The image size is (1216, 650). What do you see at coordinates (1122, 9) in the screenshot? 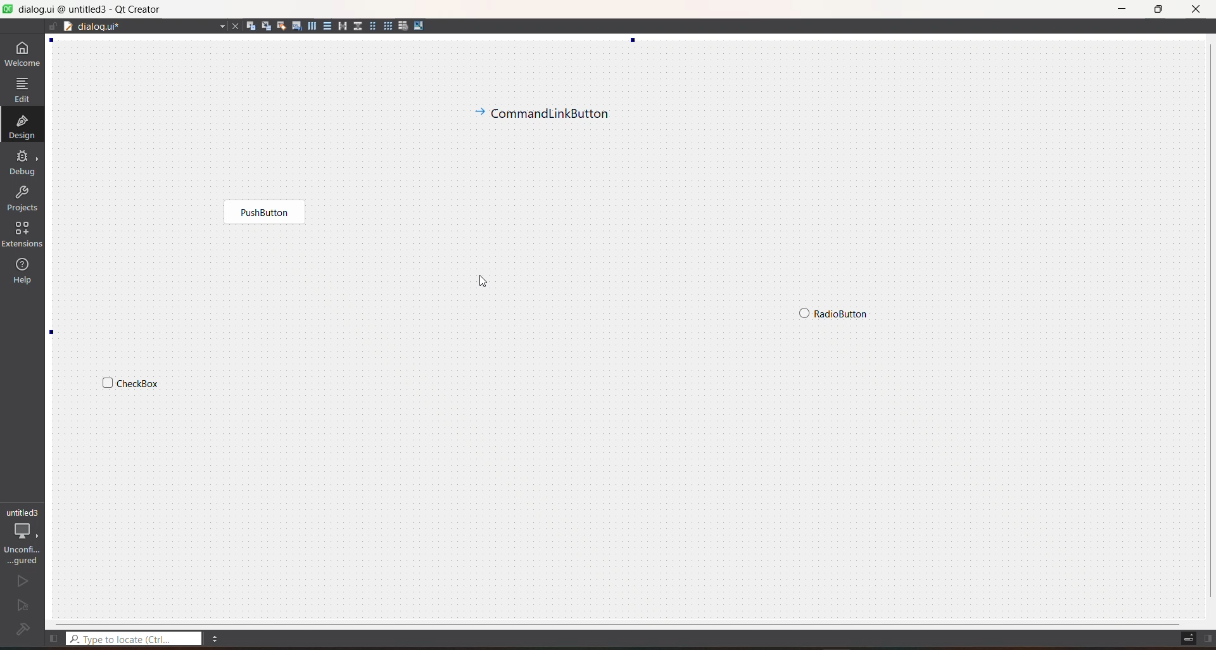
I see `minimize` at bounding box center [1122, 9].